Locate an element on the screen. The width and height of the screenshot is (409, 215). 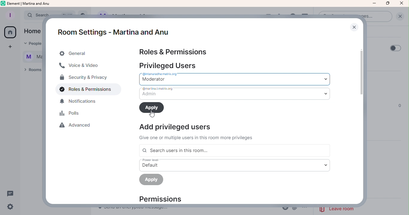
Martina and Anu is located at coordinates (30, 57).